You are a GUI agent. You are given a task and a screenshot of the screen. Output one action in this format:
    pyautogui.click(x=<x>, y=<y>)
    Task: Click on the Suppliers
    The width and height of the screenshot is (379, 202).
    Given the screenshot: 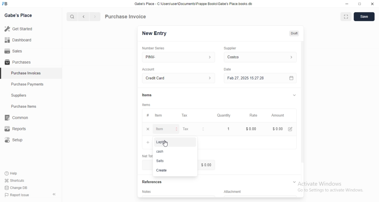 What is the action you would take?
    pyautogui.click(x=31, y=95)
    